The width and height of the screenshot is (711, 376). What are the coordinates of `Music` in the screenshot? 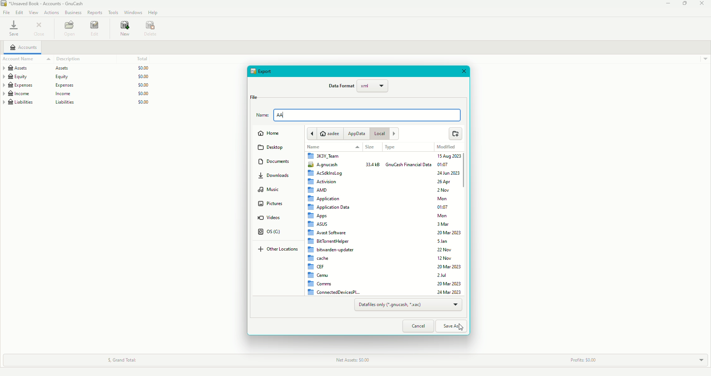 It's located at (271, 191).